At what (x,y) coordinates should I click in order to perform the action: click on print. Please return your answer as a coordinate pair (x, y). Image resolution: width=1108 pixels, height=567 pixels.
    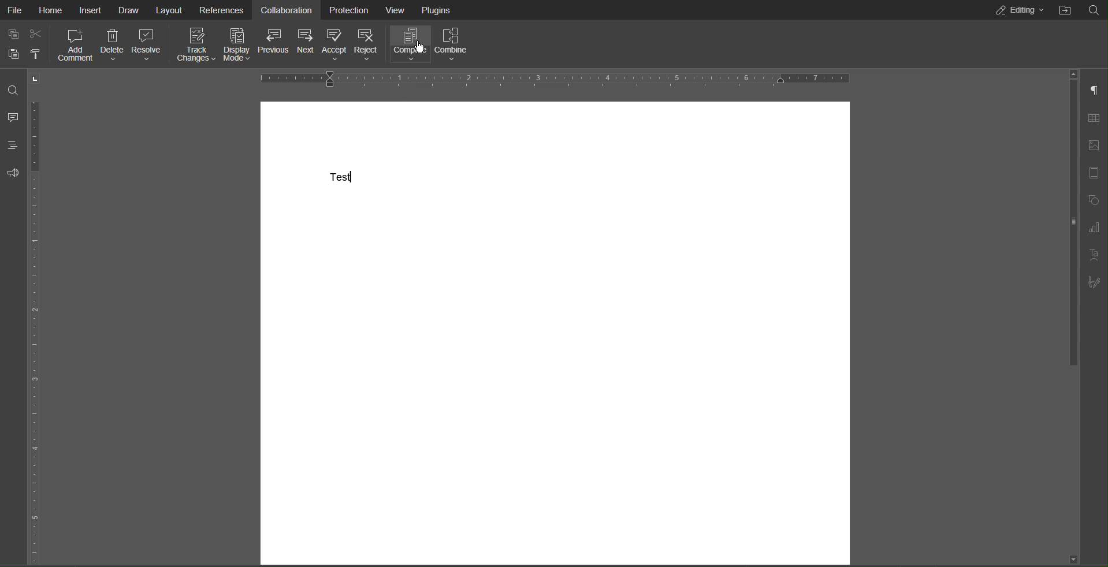
    Looking at the image, I should click on (36, 55).